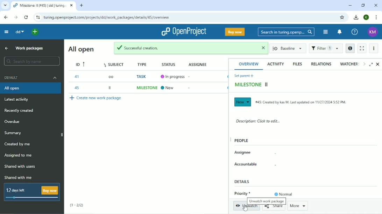  I want to click on oo, so click(111, 76).